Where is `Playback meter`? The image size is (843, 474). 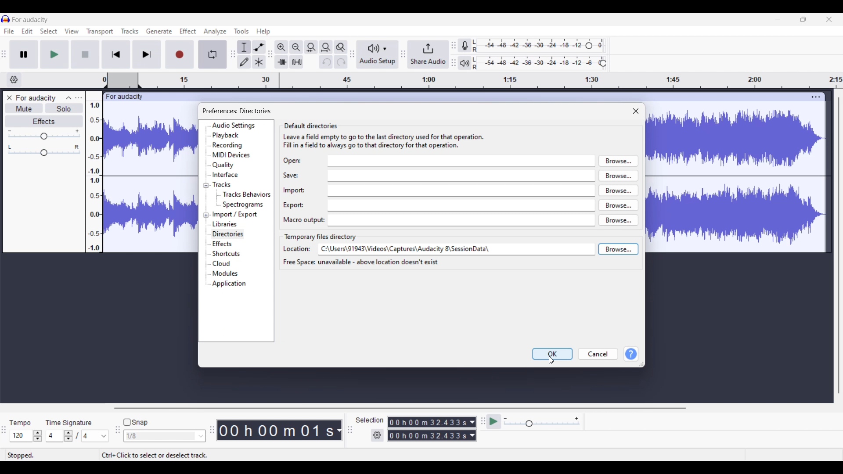 Playback meter is located at coordinates (464, 63).